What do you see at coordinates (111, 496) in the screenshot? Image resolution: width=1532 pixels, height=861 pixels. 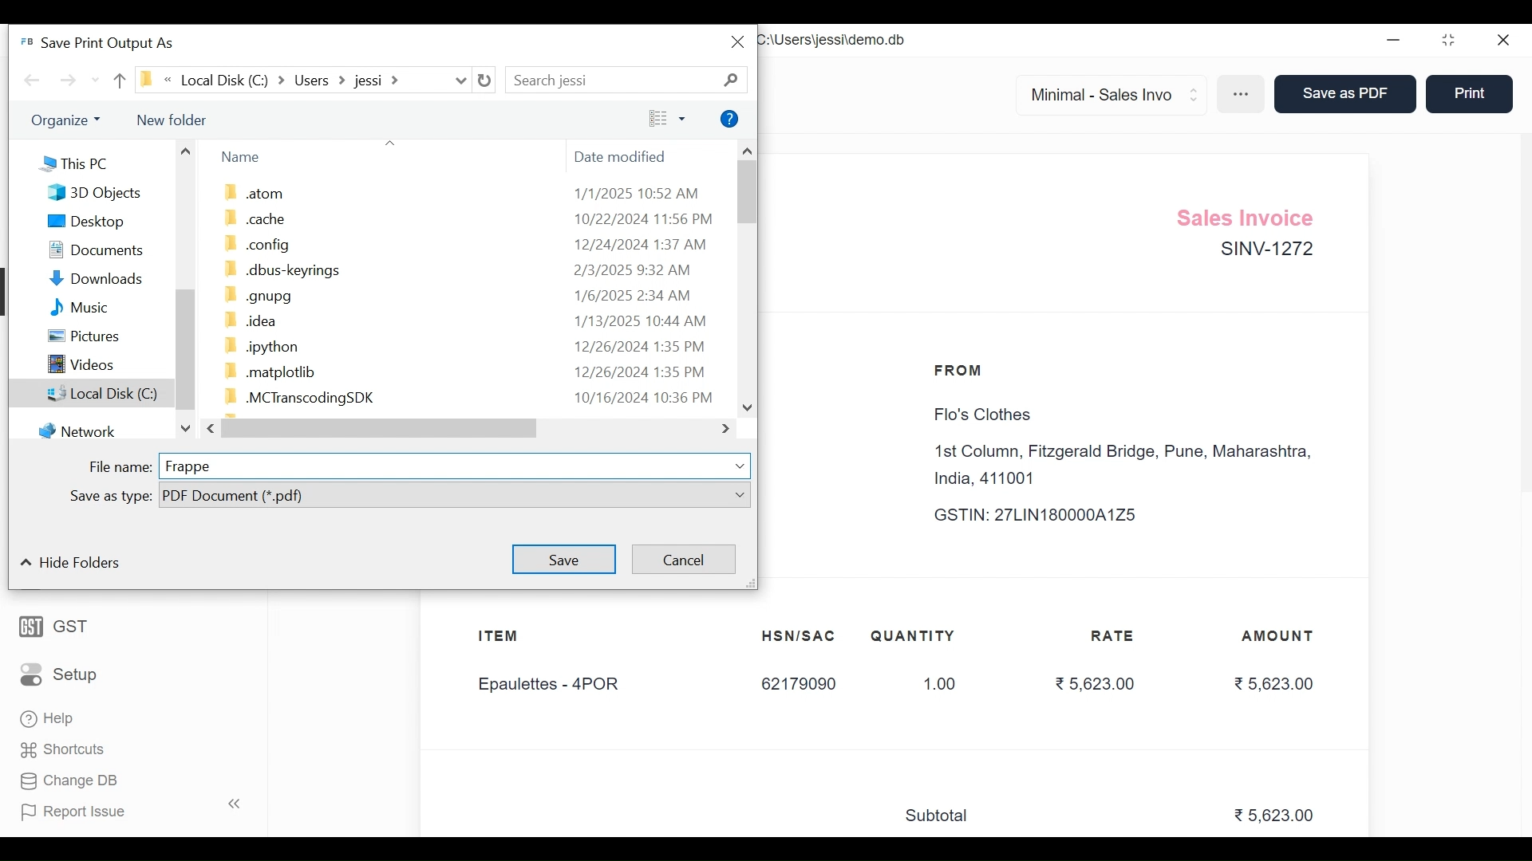 I see `Save as type:` at bounding box center [111, 496].